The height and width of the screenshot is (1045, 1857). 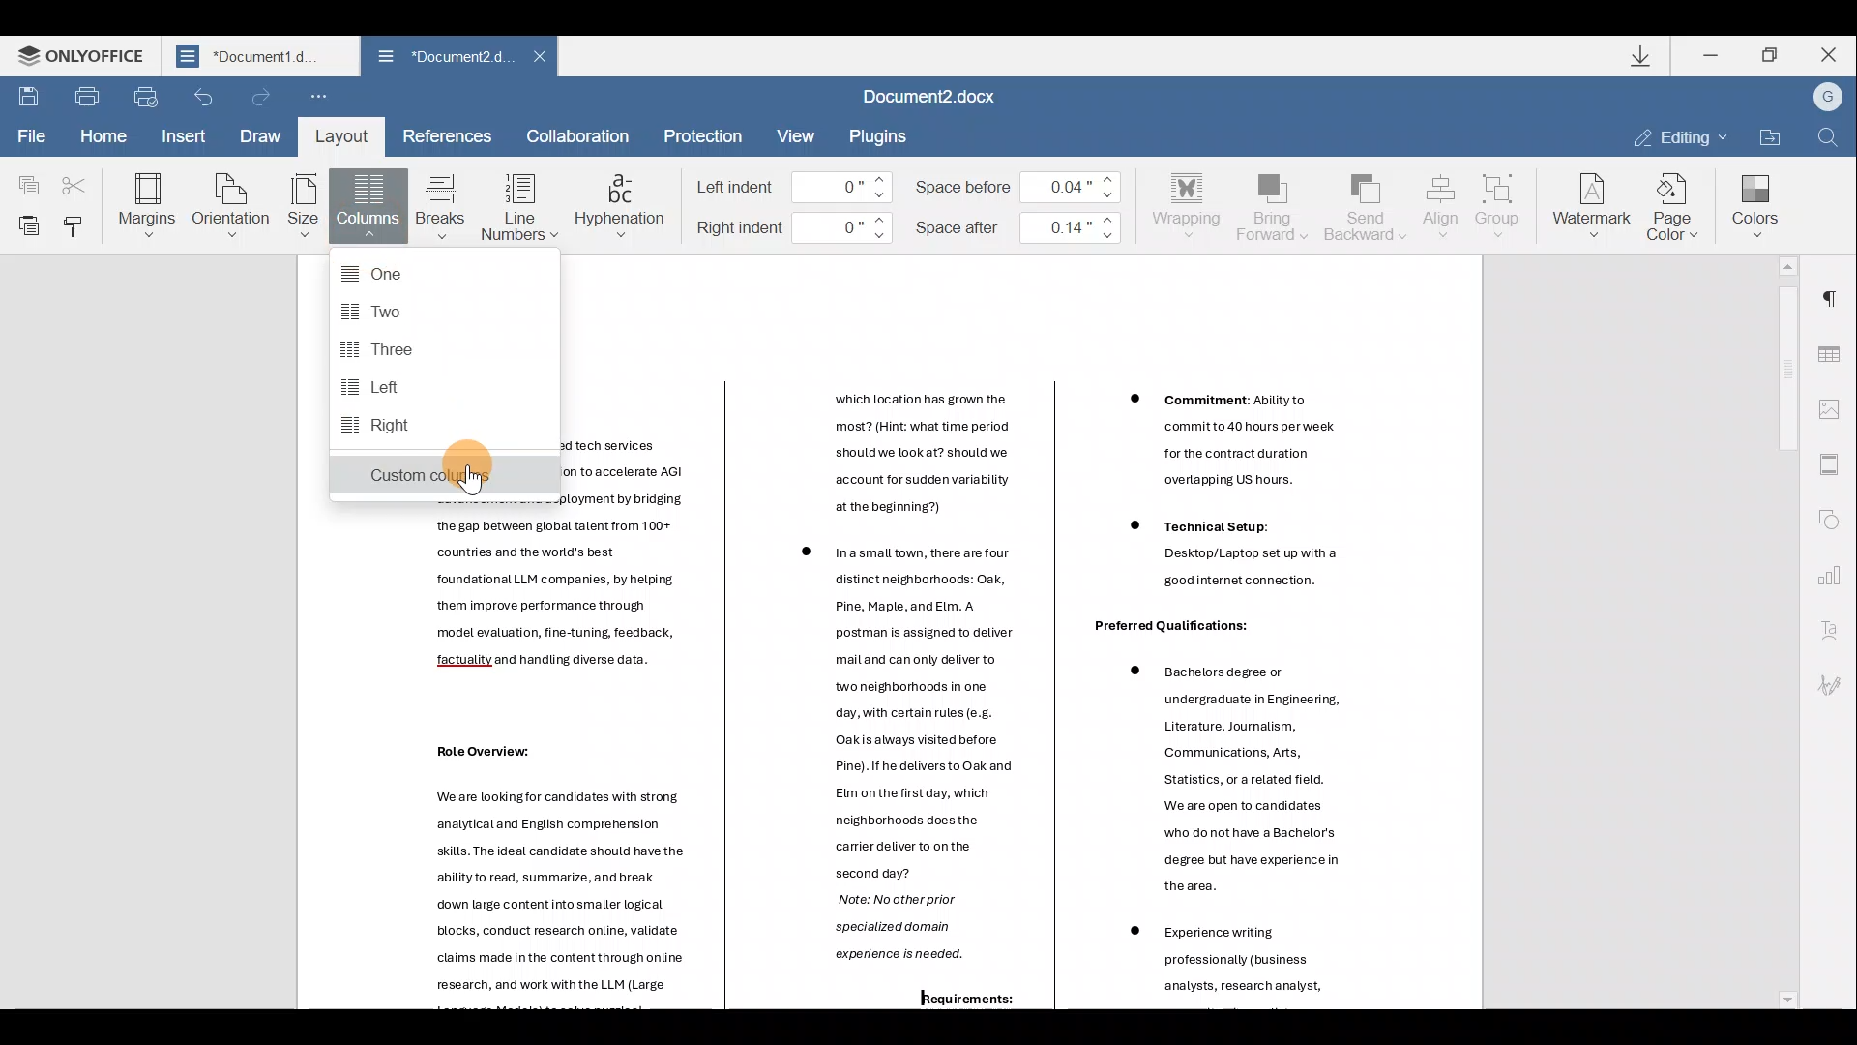 I want to click on Print file, so click(x=85, y=96).